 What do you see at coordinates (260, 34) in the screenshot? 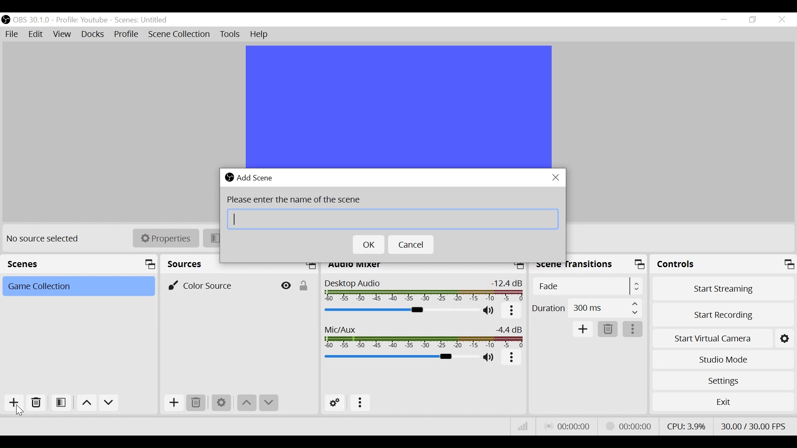
I see `Help` at bounding box center [260, 34].